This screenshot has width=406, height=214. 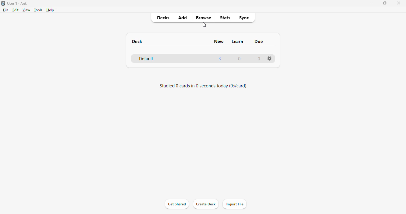 I want to click on due, so click(x=259, y=41).